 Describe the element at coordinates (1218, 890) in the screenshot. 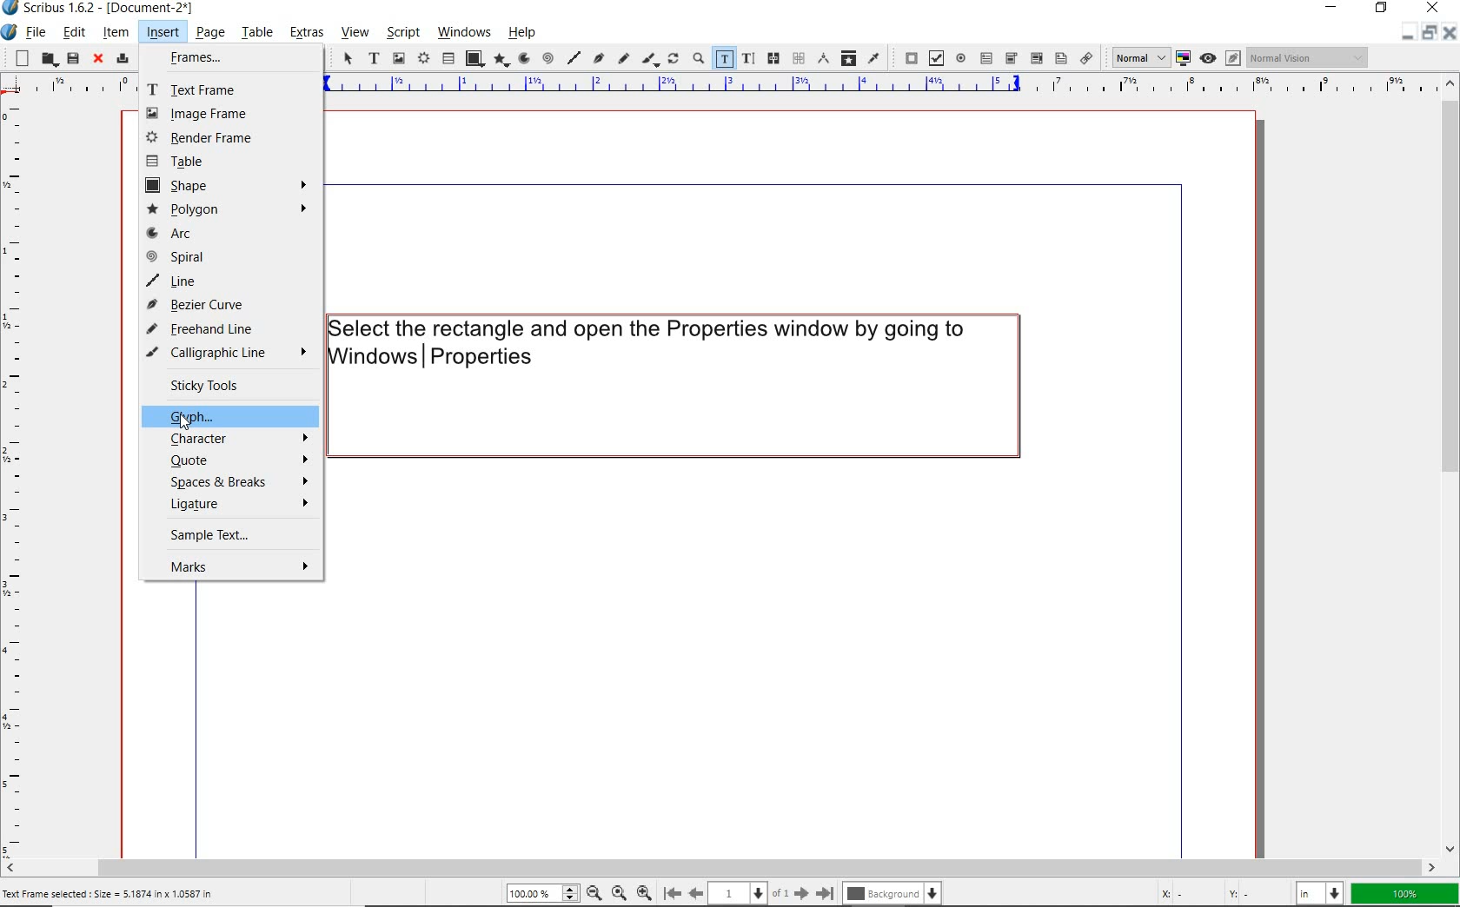

I see `X 22675 Y: 18314` at that location.